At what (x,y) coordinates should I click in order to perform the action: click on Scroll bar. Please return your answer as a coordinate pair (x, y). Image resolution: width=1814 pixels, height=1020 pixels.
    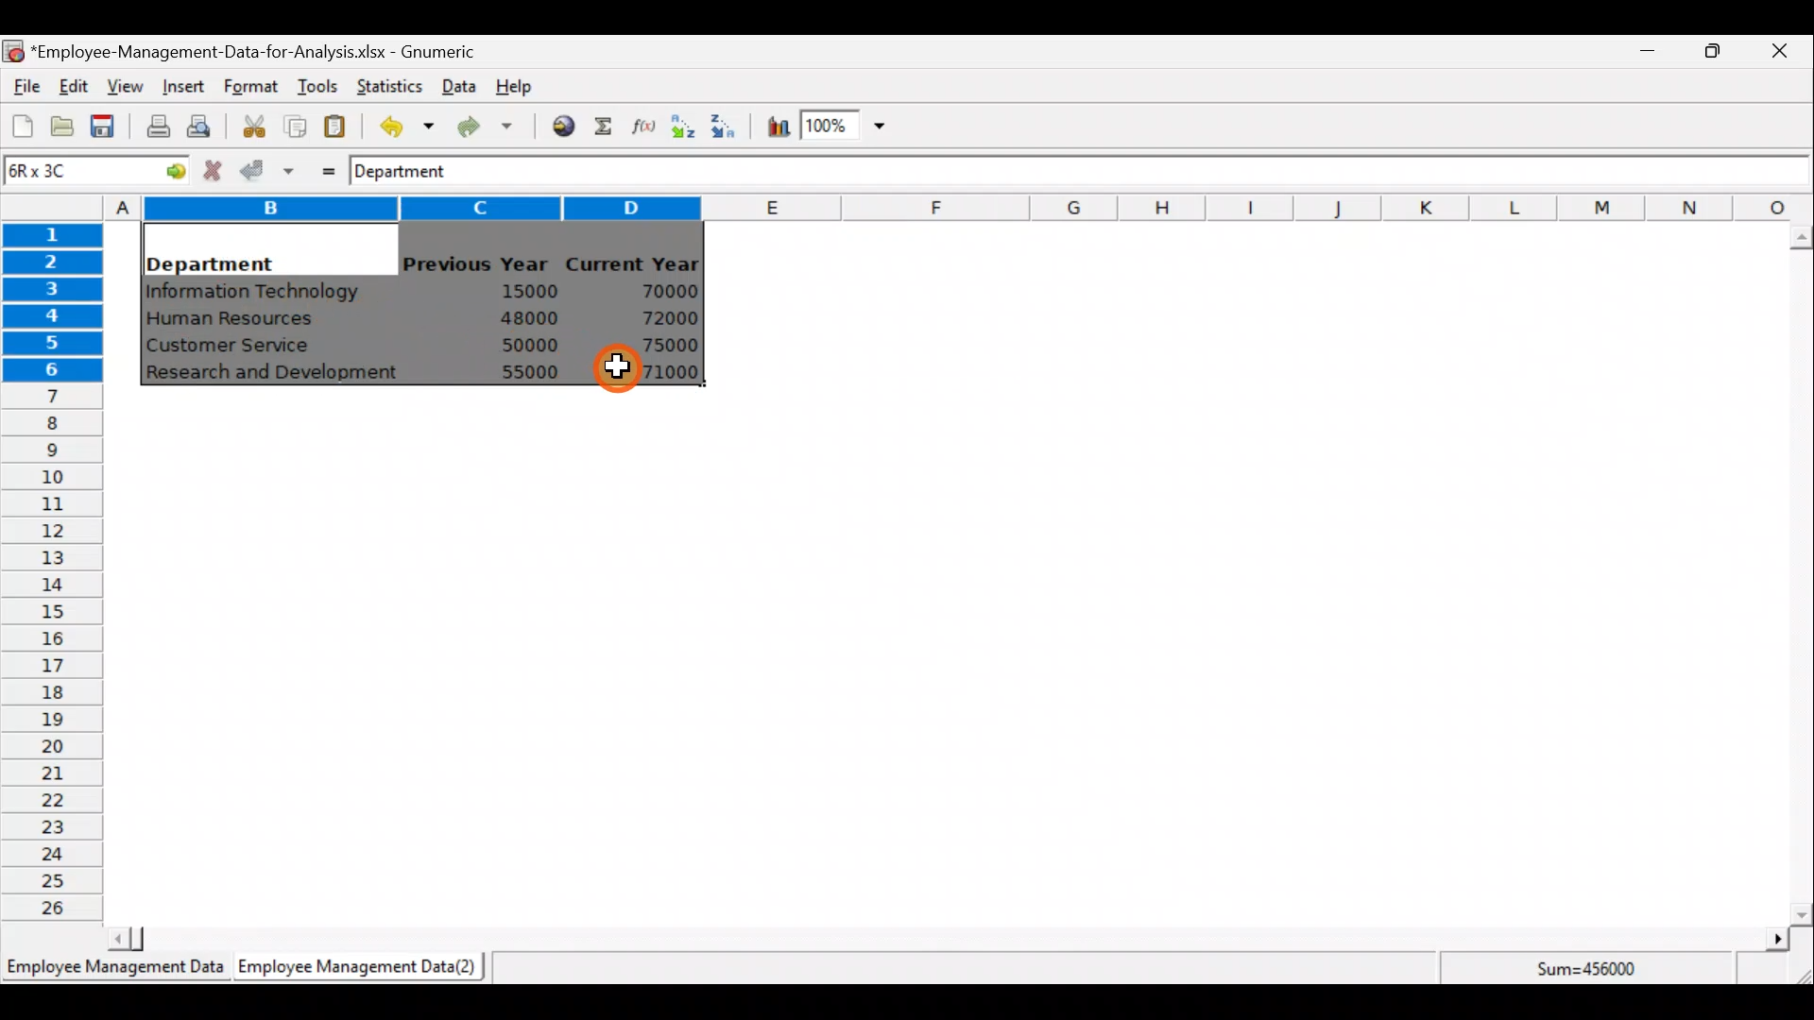
    Looking at the image, I should click on (1801, 575).